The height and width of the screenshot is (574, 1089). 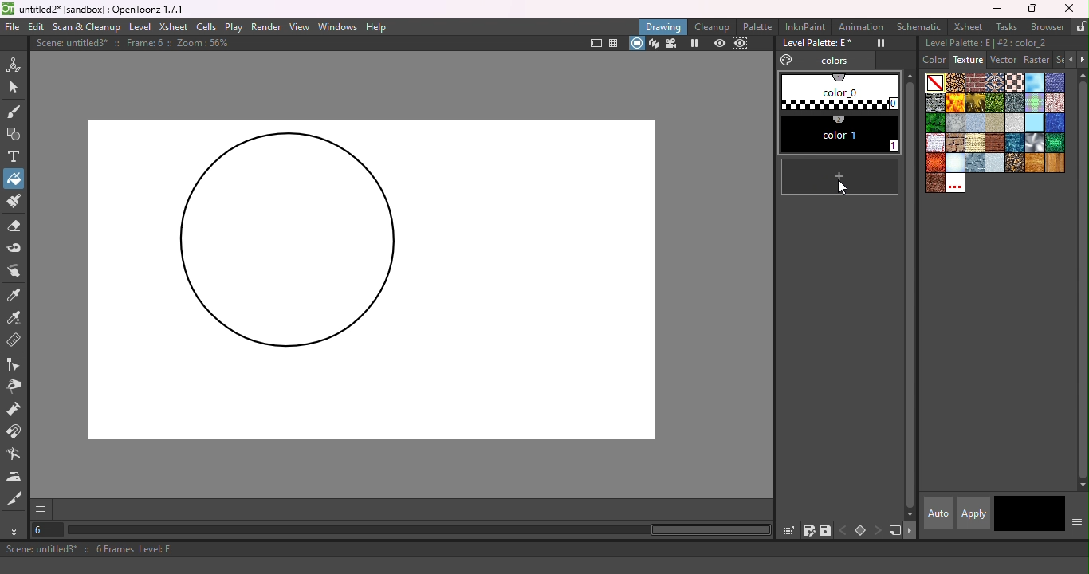 I want to click on snow.bmp, so click(x=956, y=163).